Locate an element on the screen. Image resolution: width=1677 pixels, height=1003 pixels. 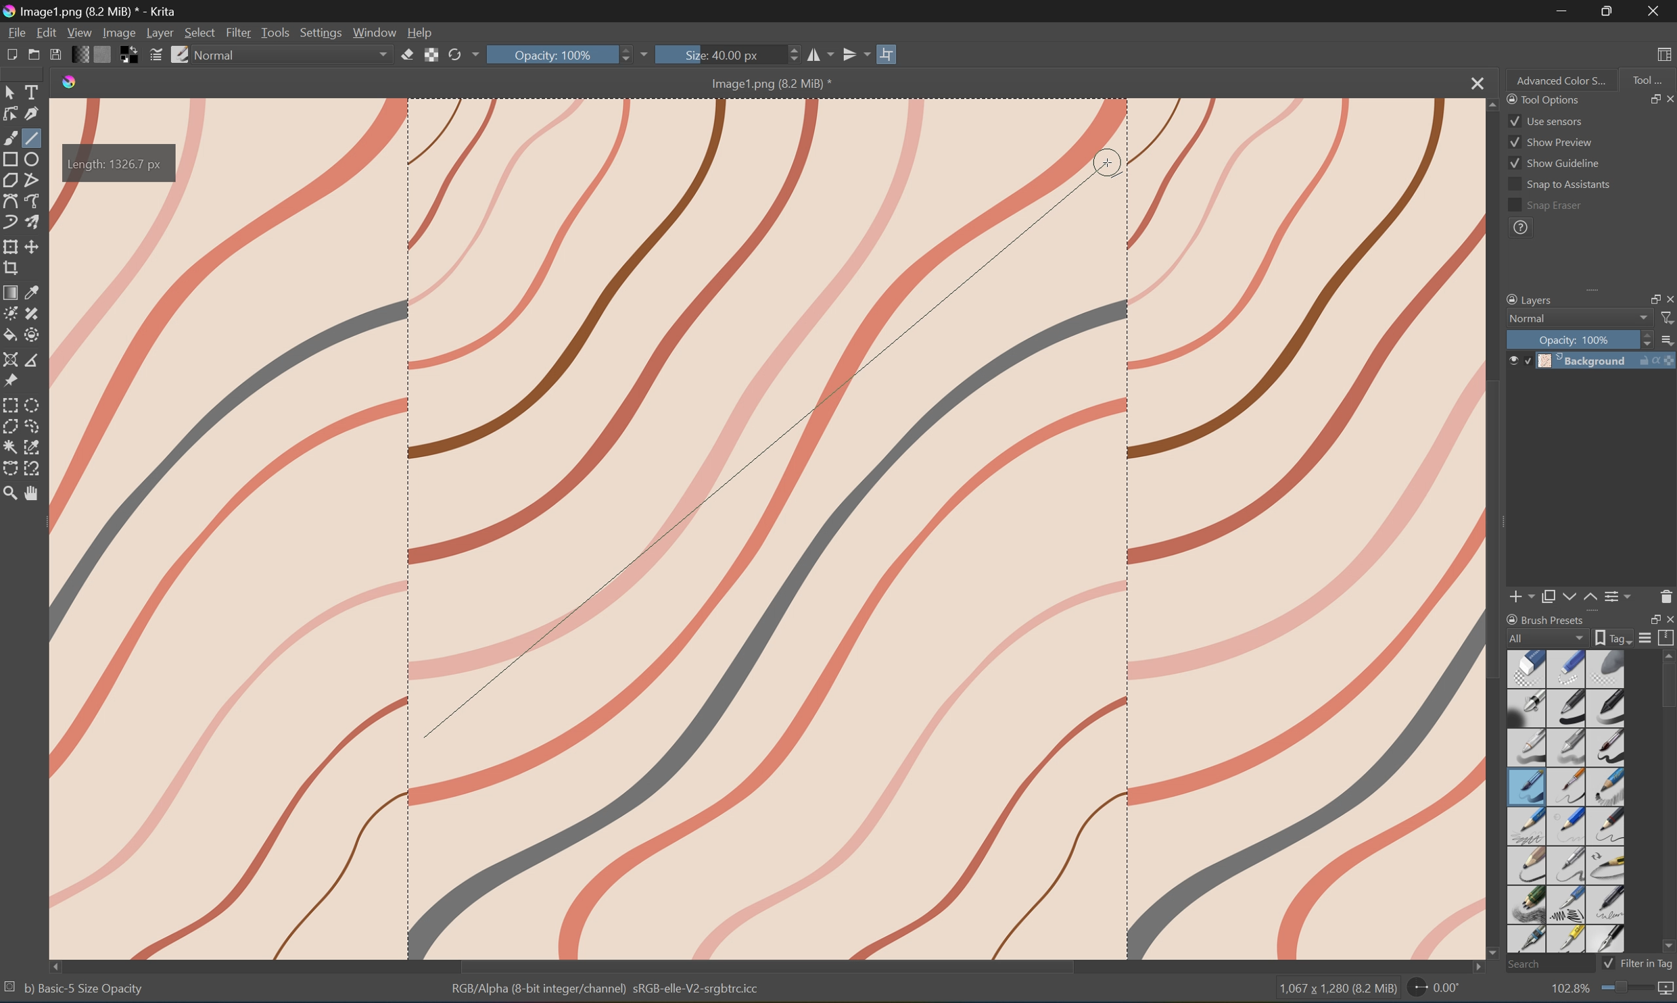
Show guideline is located at coordinates (1555, 166).